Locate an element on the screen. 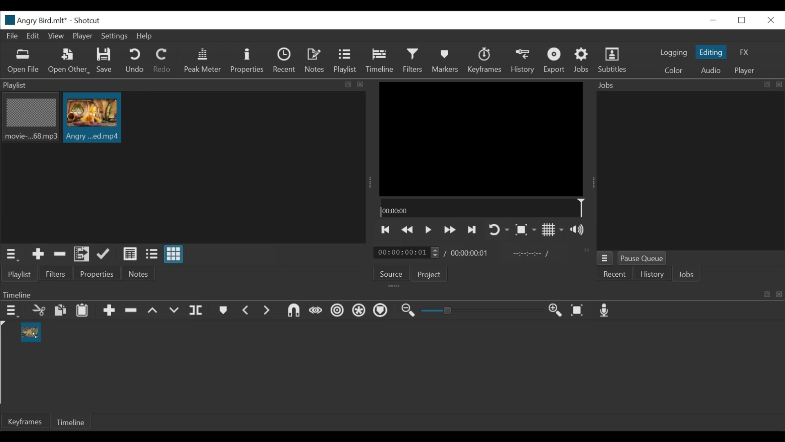  Close is located at coordinates (769, 20).